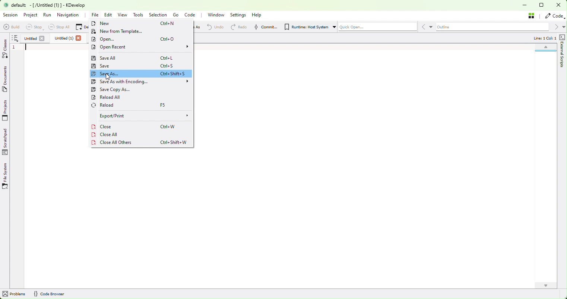  I want to click on Save all, so click(110, 58).